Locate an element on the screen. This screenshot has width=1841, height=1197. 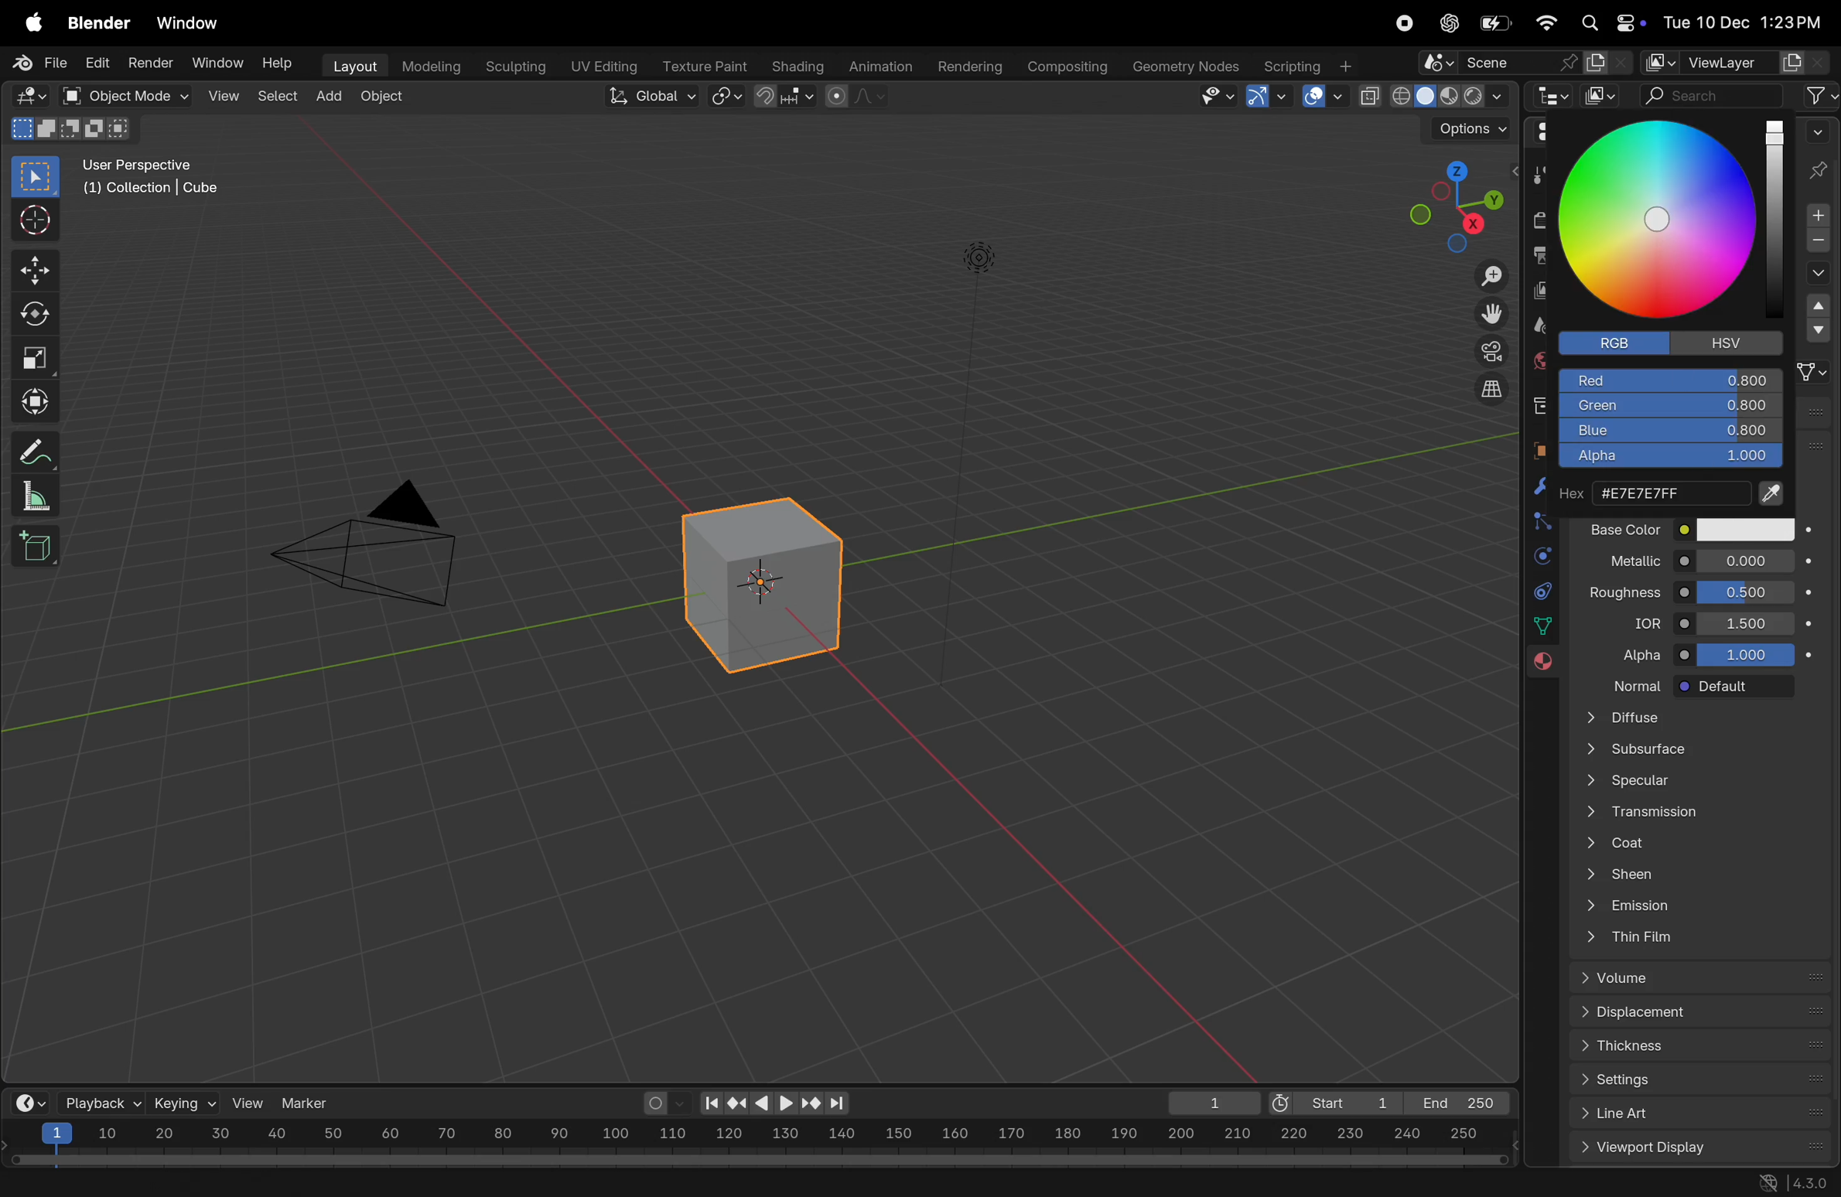
cursor is located at coordinates (1665, 220).